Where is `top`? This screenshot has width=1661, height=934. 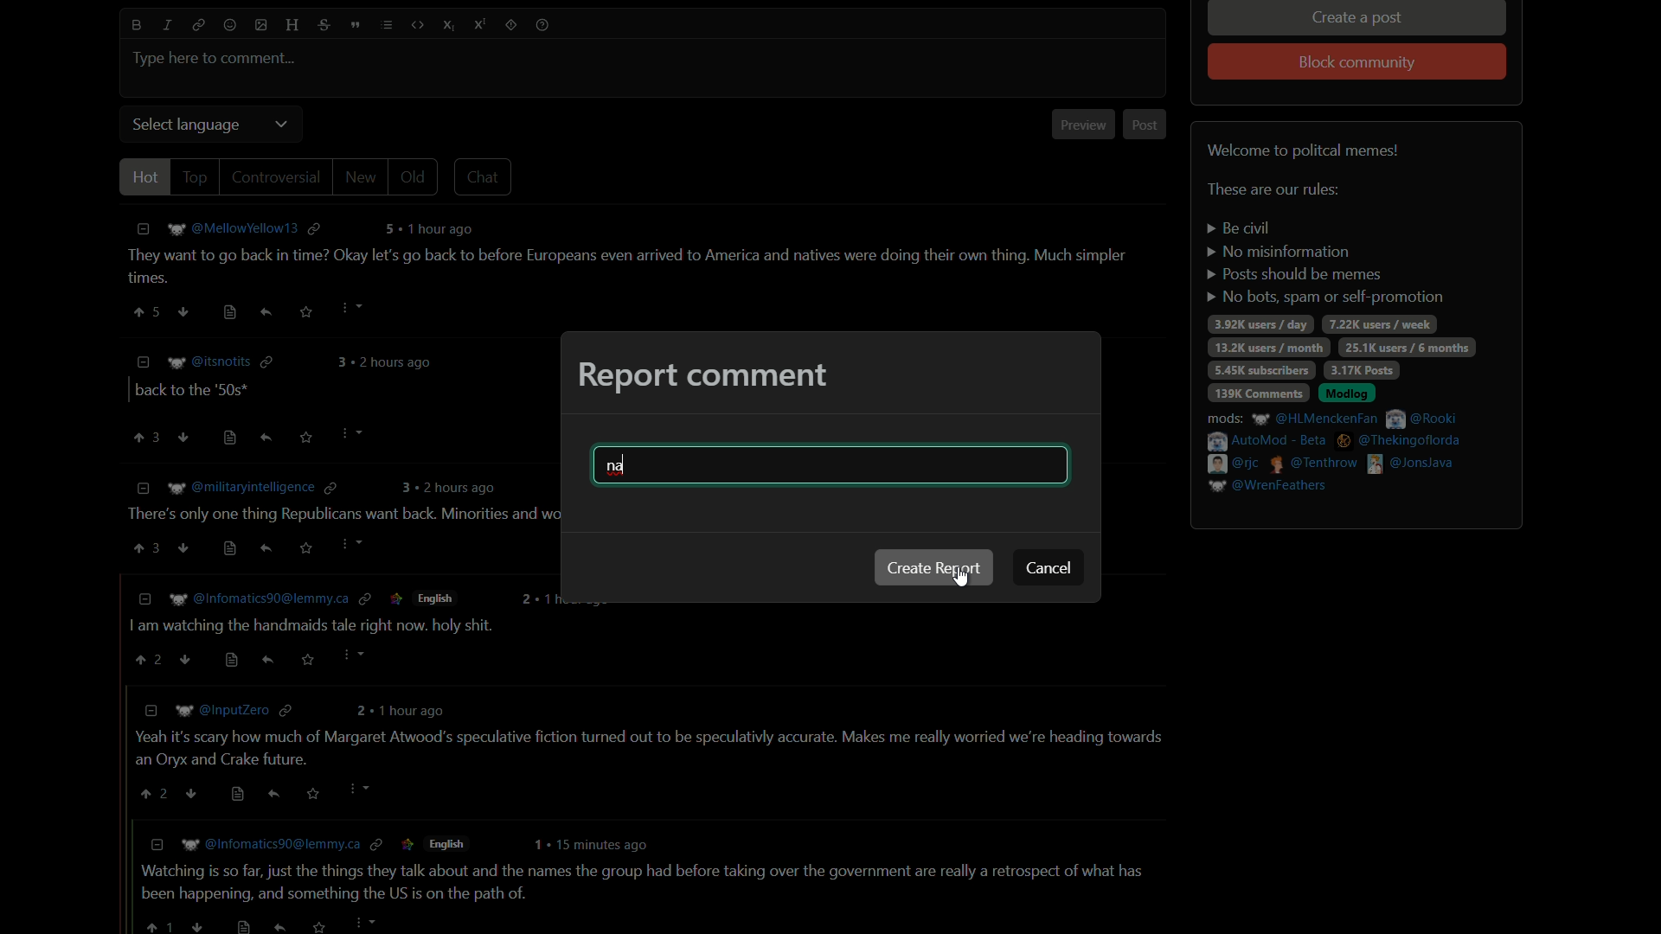
top is located at coordinates (196, 177).